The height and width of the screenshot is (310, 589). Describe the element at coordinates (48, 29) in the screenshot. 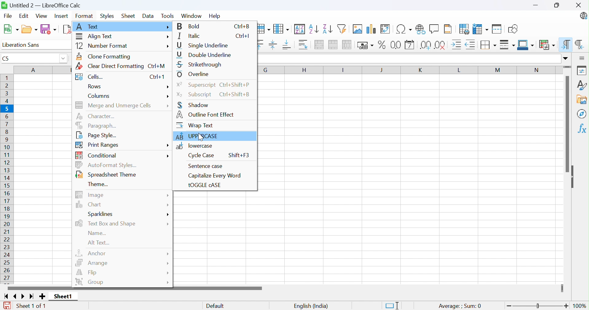

I see `Save` at that location.